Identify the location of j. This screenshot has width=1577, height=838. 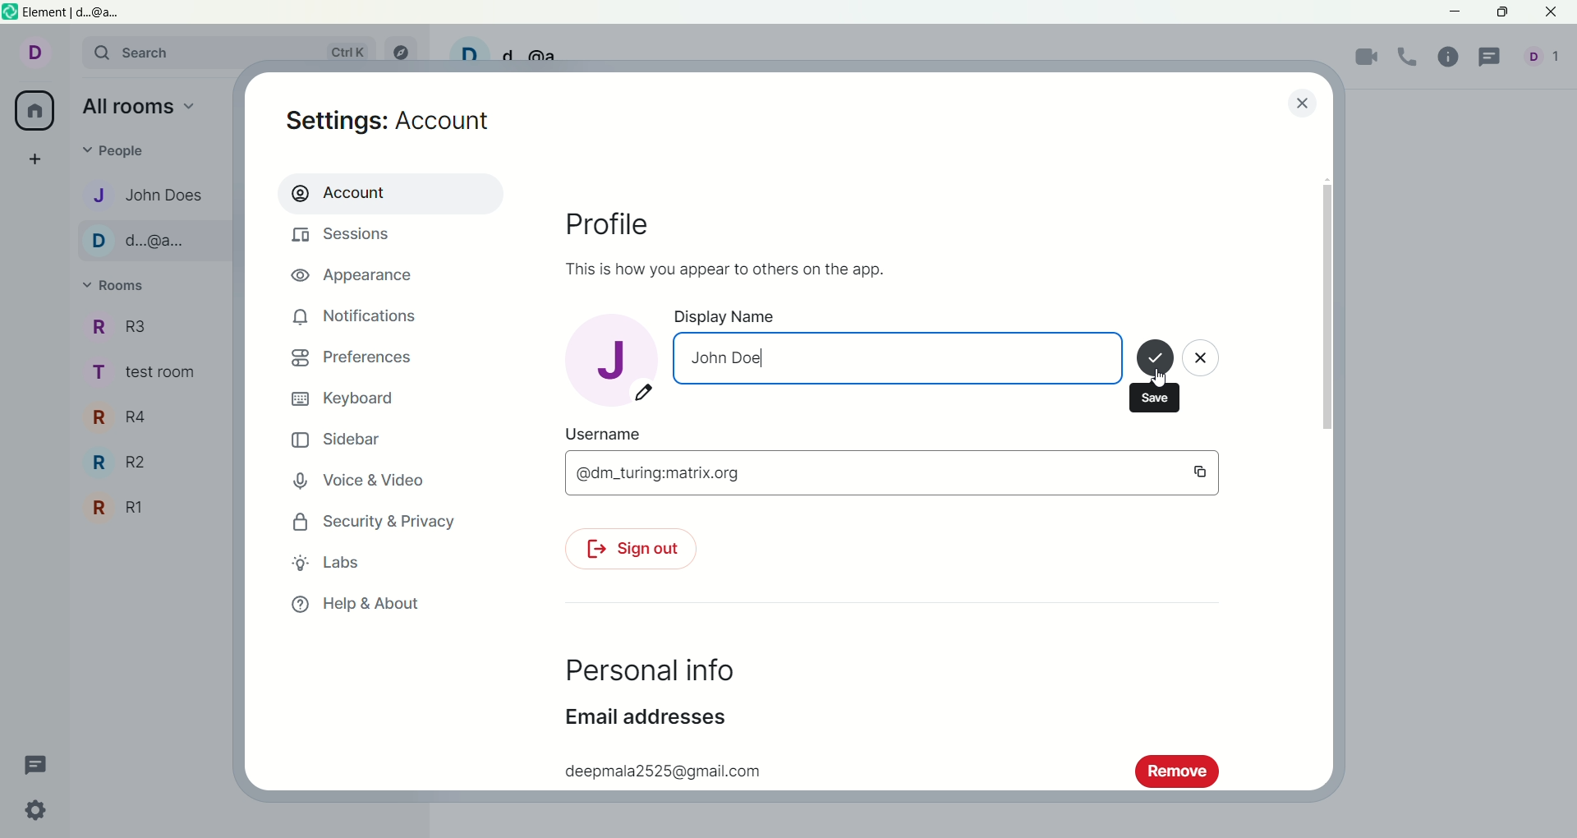
(610, 357).